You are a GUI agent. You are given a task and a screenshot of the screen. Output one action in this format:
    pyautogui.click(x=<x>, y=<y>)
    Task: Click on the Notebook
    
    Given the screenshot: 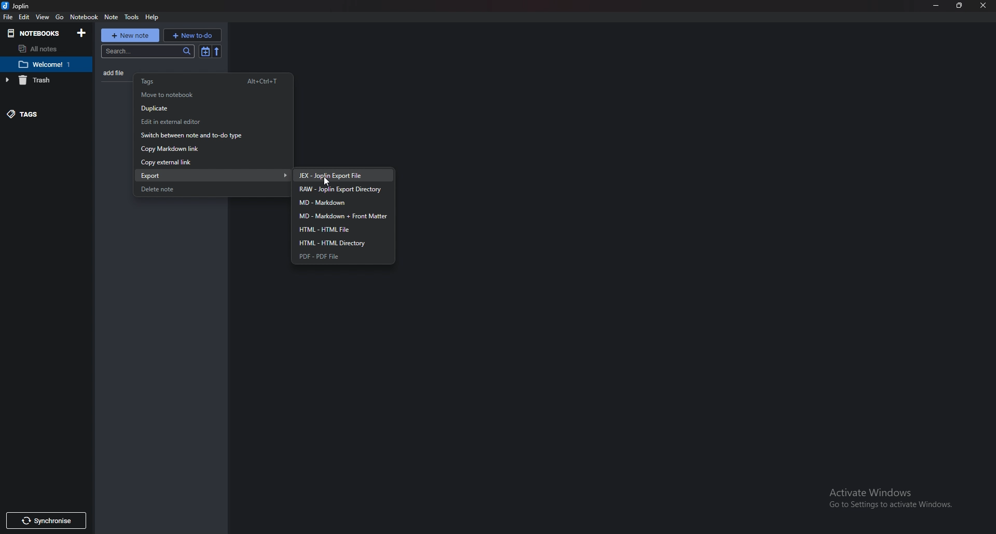 What is the action you would take?
    pyautogui.click(x=50, y=64)
    